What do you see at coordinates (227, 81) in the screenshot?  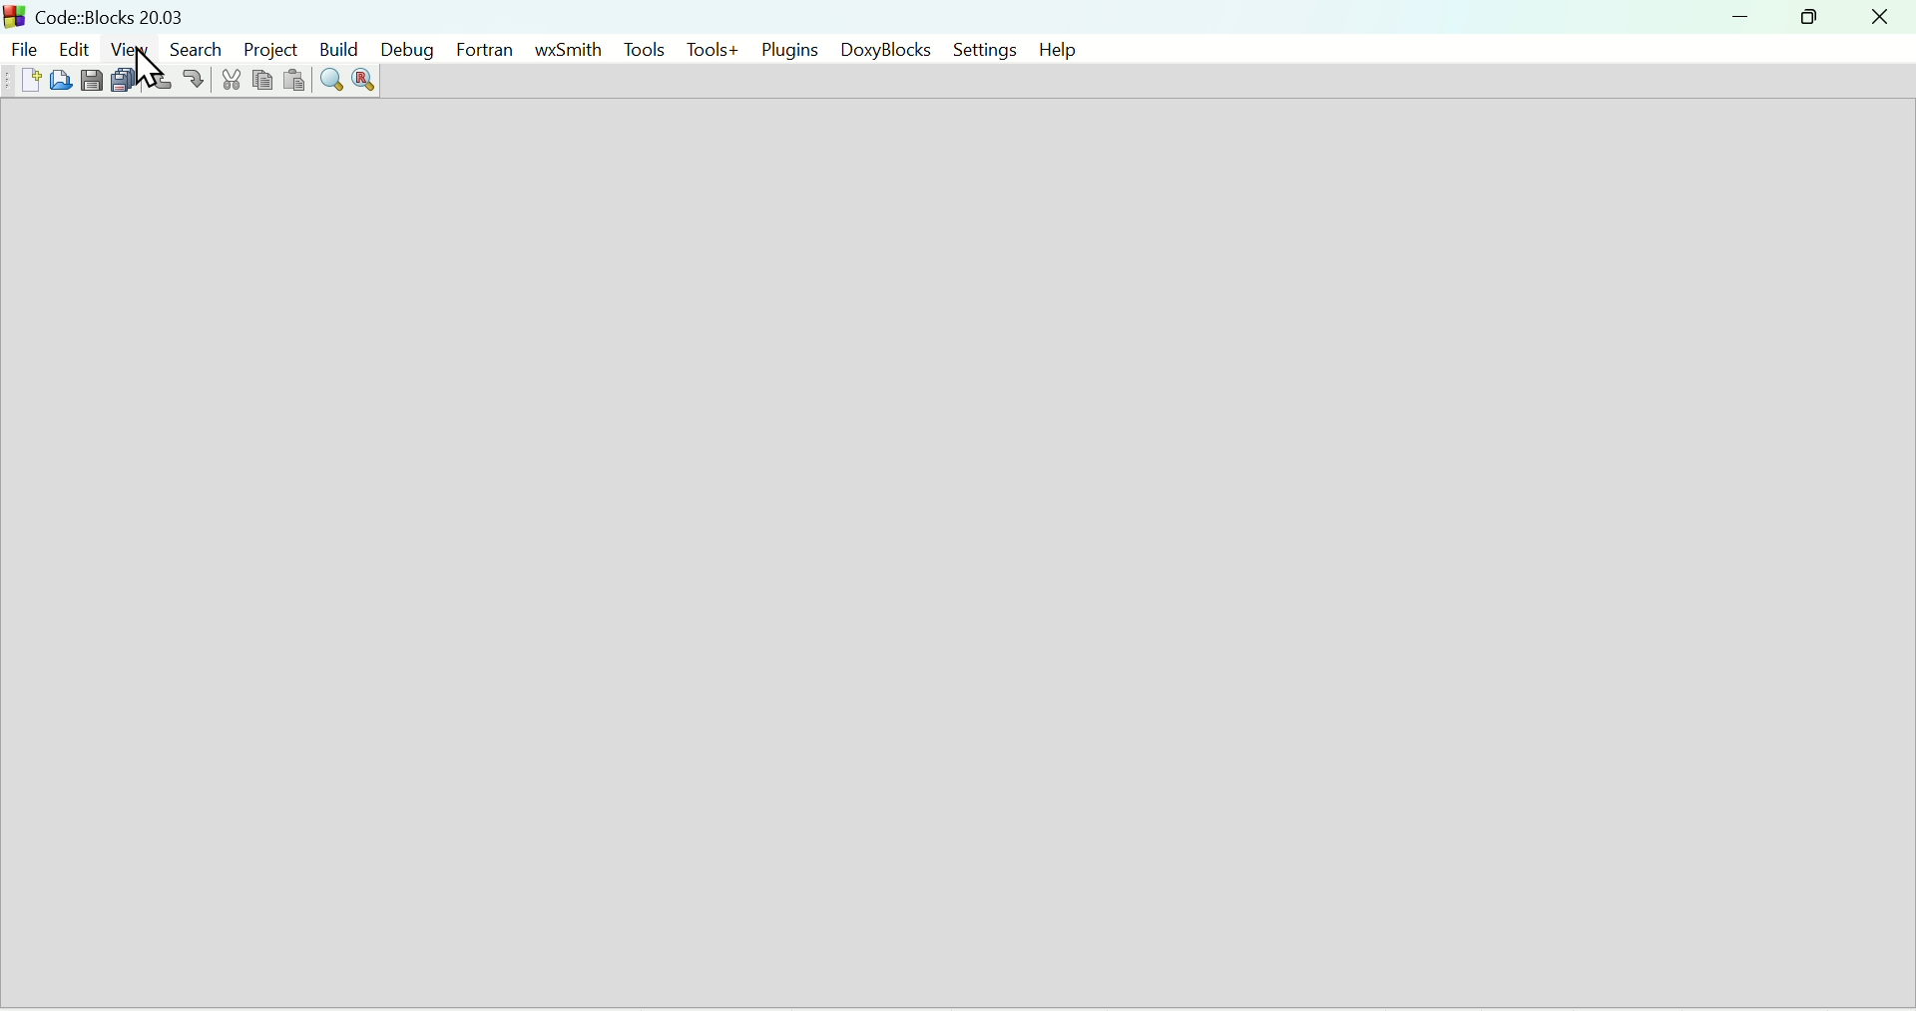 I see `Cut` at bounding box center [227, 81].